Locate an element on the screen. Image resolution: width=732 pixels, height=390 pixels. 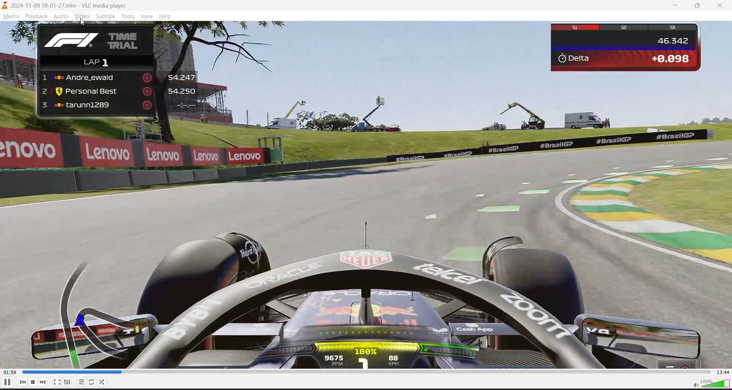
next is located at coordinates (46, 382).